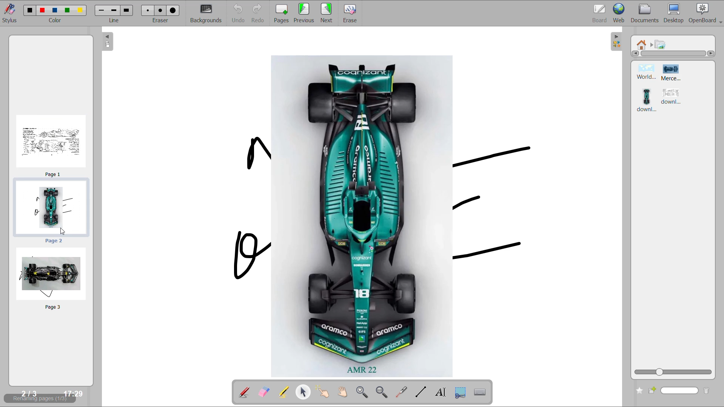 The height and width of the screenshot is (407, 724). I want to click on image 2, so click(676, 73).